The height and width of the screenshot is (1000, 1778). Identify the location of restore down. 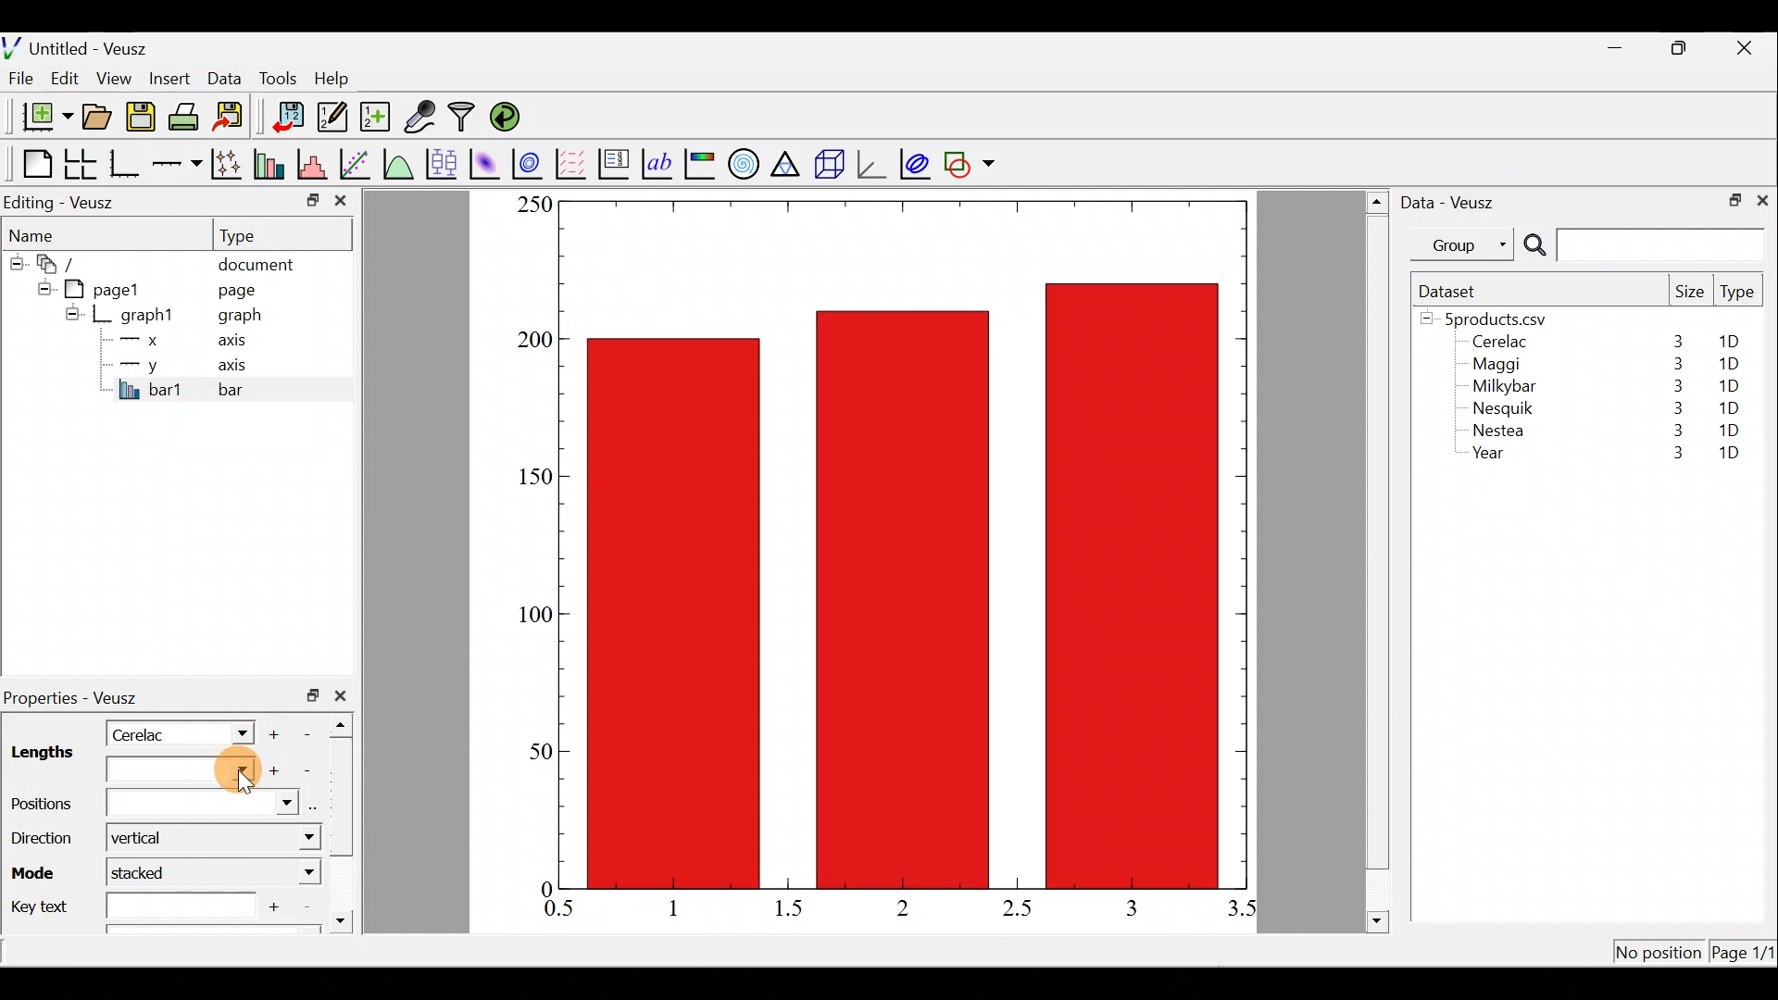
(1682, 48).